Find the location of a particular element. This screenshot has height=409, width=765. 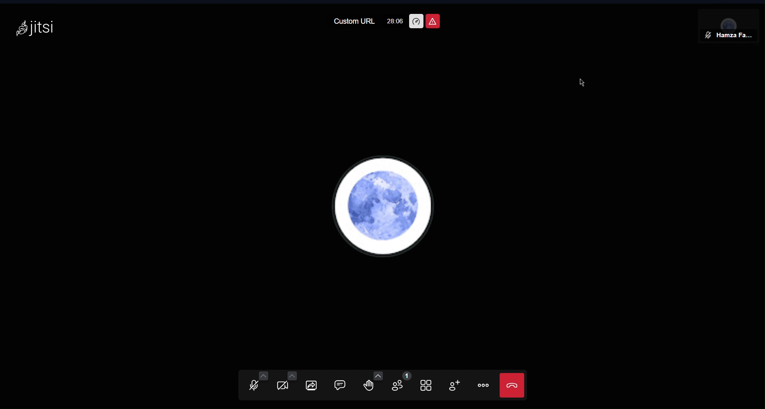

Audio is located at coordinates (253, 384).